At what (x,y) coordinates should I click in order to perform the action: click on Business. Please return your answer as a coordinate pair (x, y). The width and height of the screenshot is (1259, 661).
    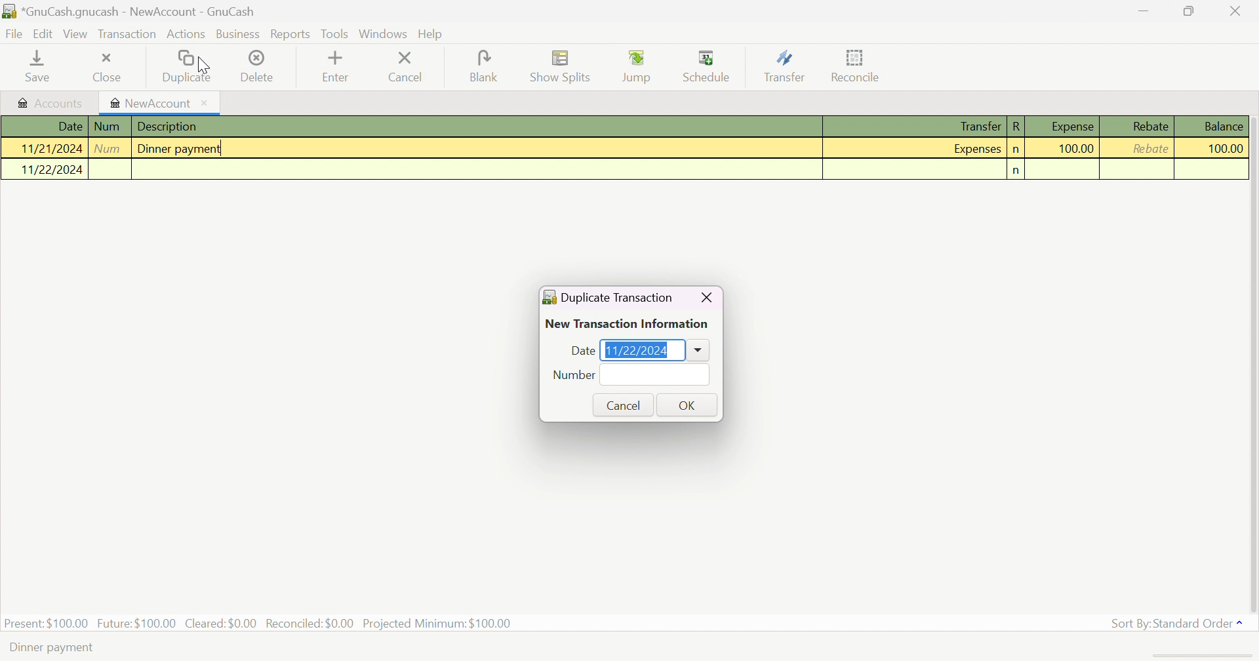
    Looking at the image, I should click on (237, 34).